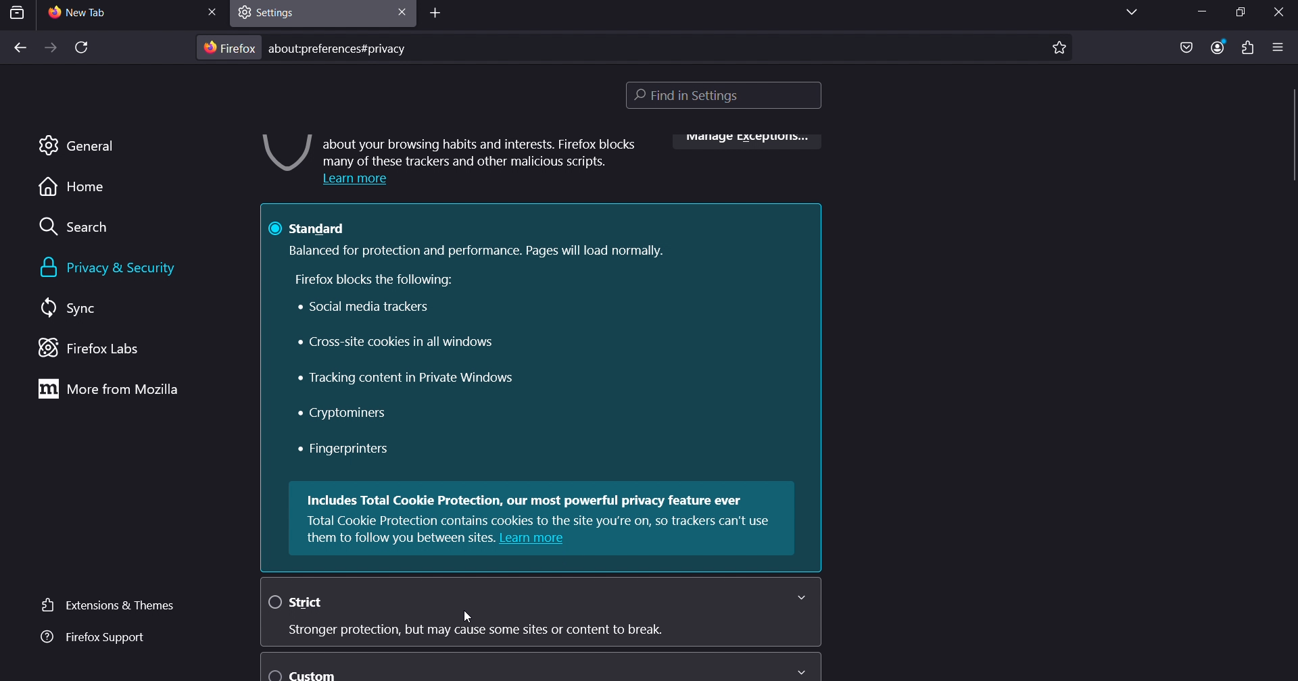  Describe the element at coordinates (95, 14) in the screenshot. I see `current tab` at that location.